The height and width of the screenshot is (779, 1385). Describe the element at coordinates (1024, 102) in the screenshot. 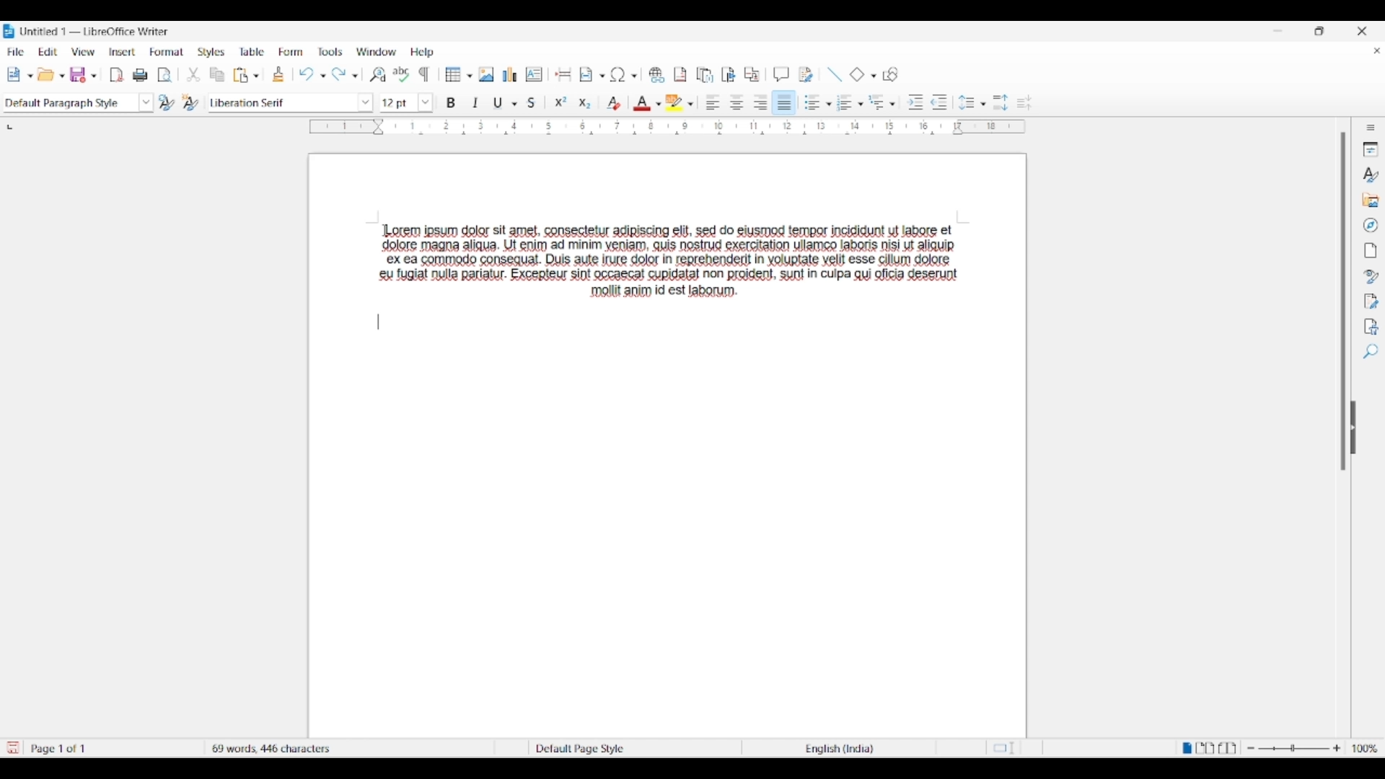

I see `Decrease line spacing` at that location.